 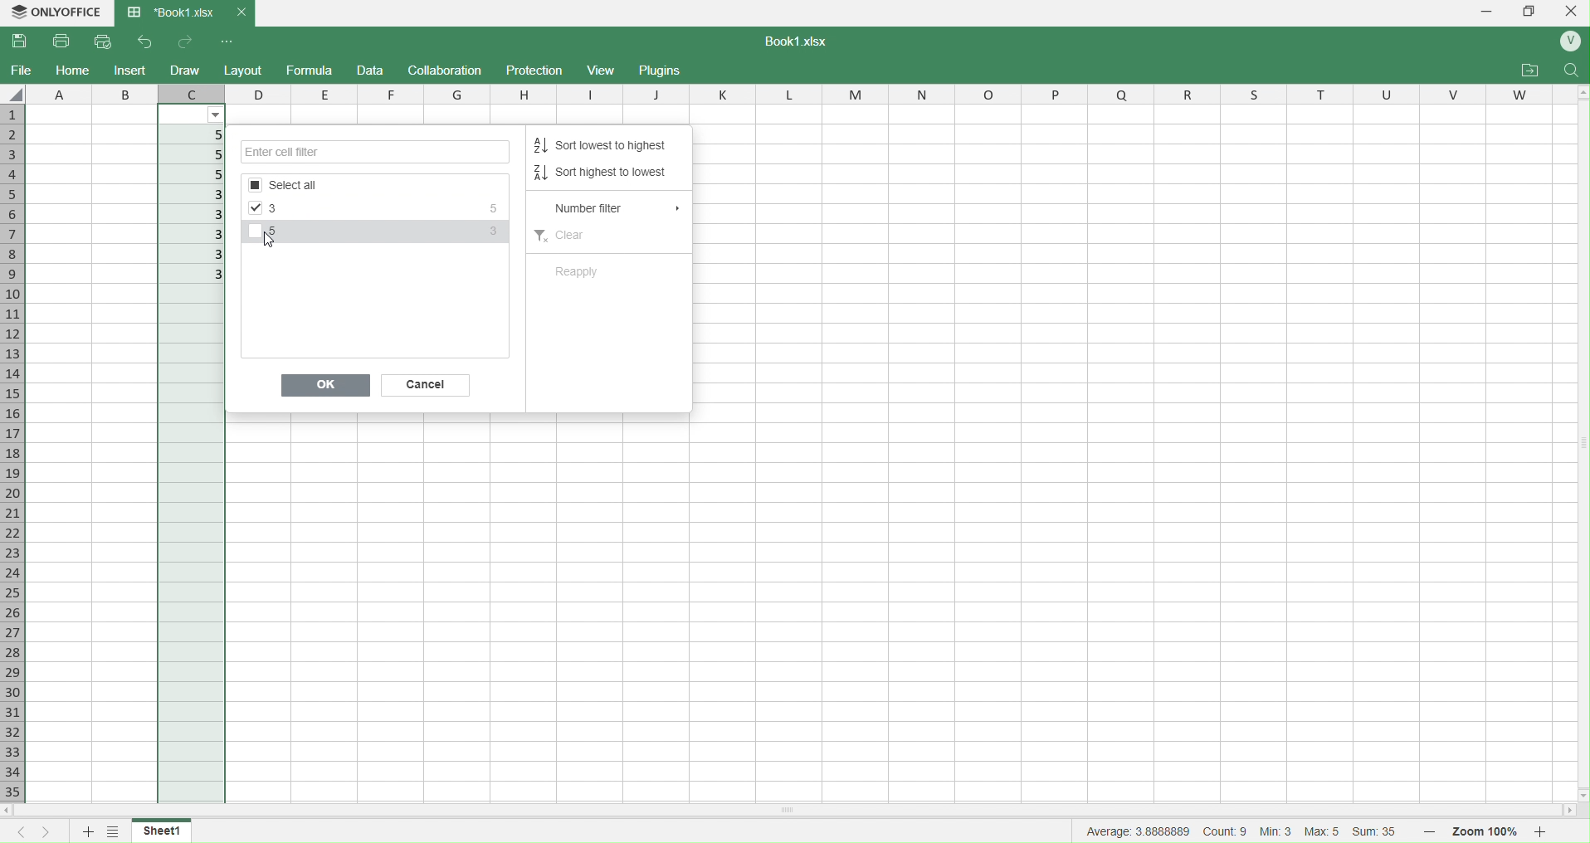 What do you see at coordinates (910, 809) in the screenshot?
I see `Scrollbar` at bounding box center [910, 809].